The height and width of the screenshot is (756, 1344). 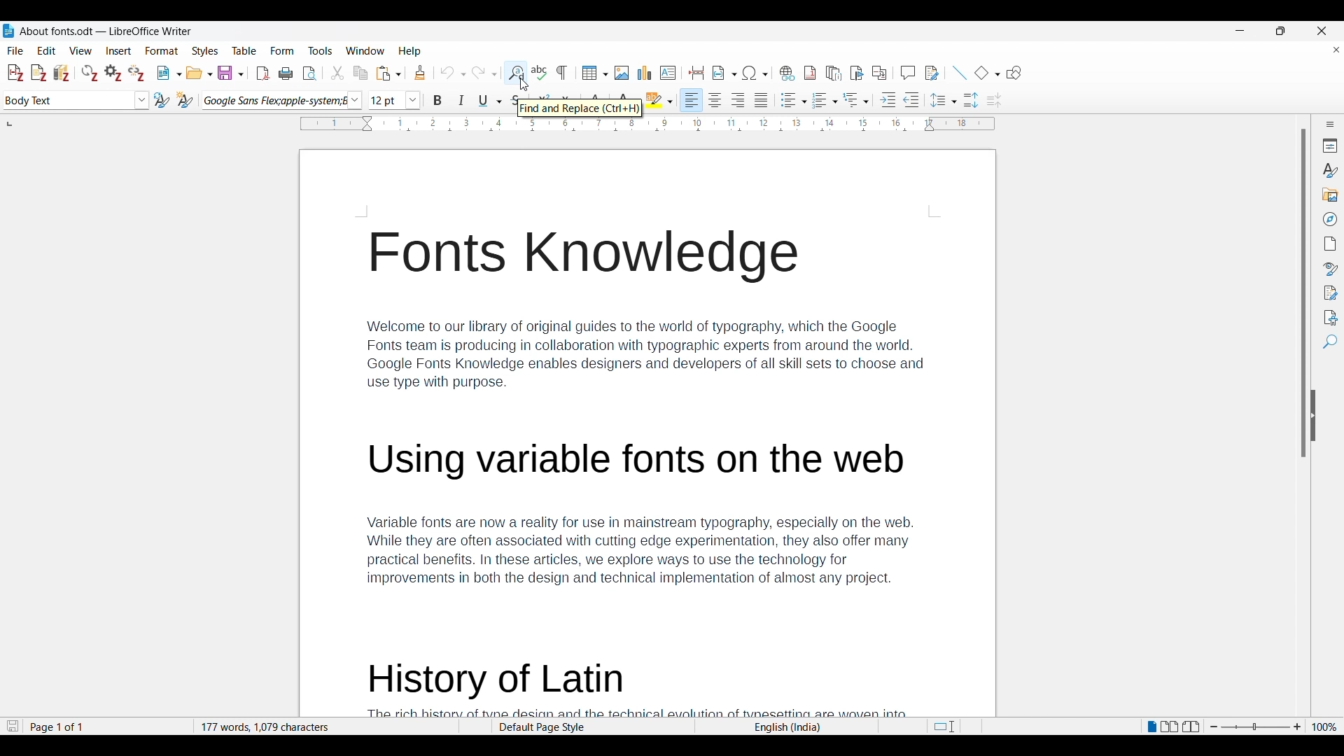 I want to click on Open and Open options, so click(x=199, y=73).